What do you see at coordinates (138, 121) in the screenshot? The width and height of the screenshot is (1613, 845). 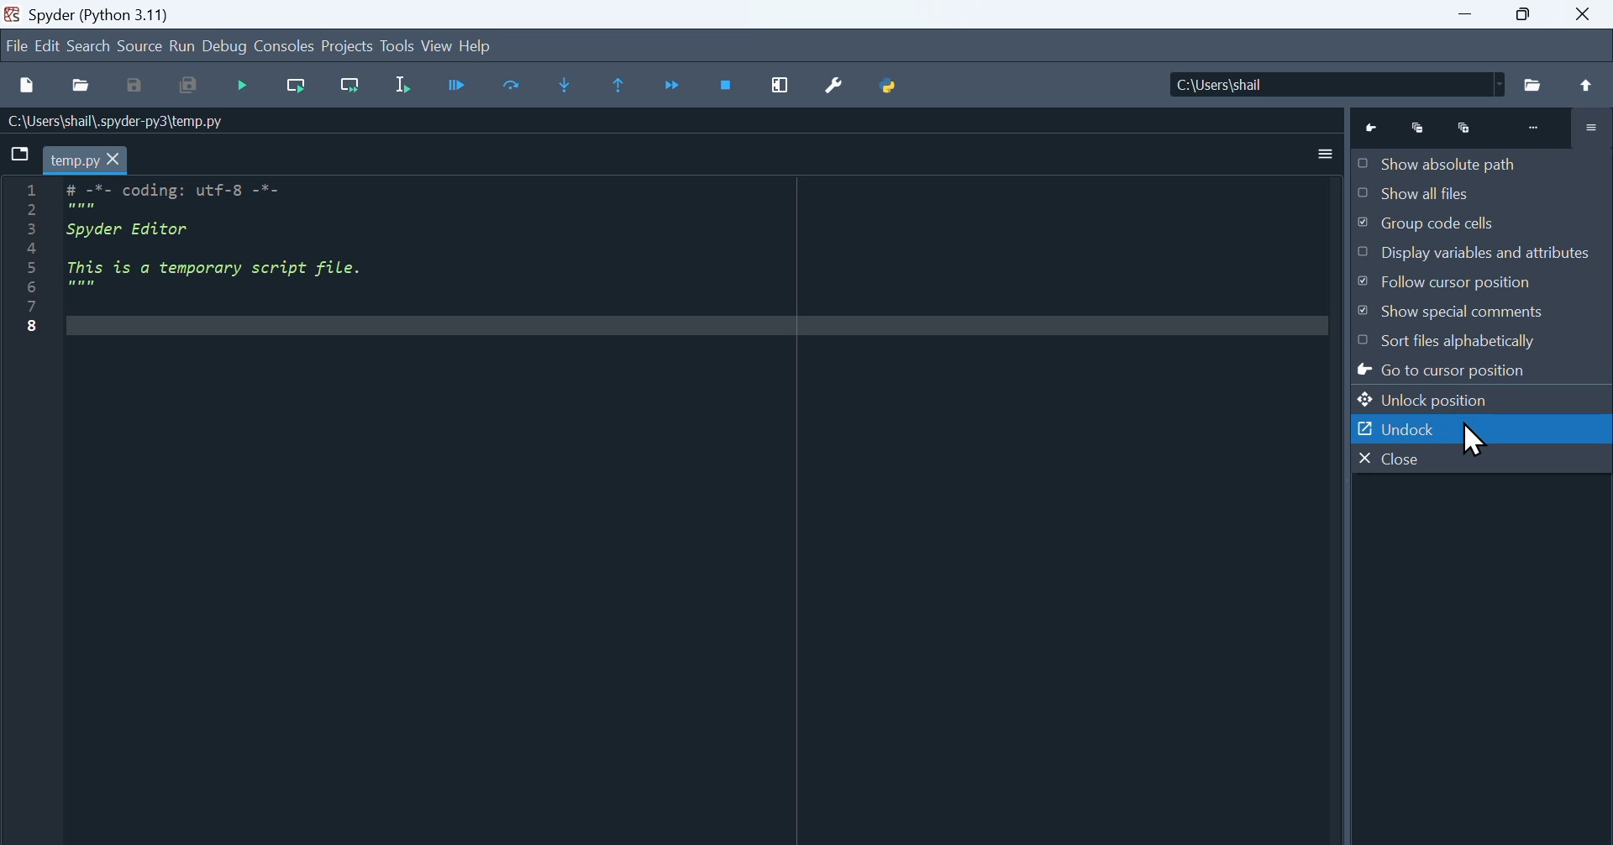 I see `C:\Users\shail\.spyder-py3\temp.py` at bounding box center [138, 121].